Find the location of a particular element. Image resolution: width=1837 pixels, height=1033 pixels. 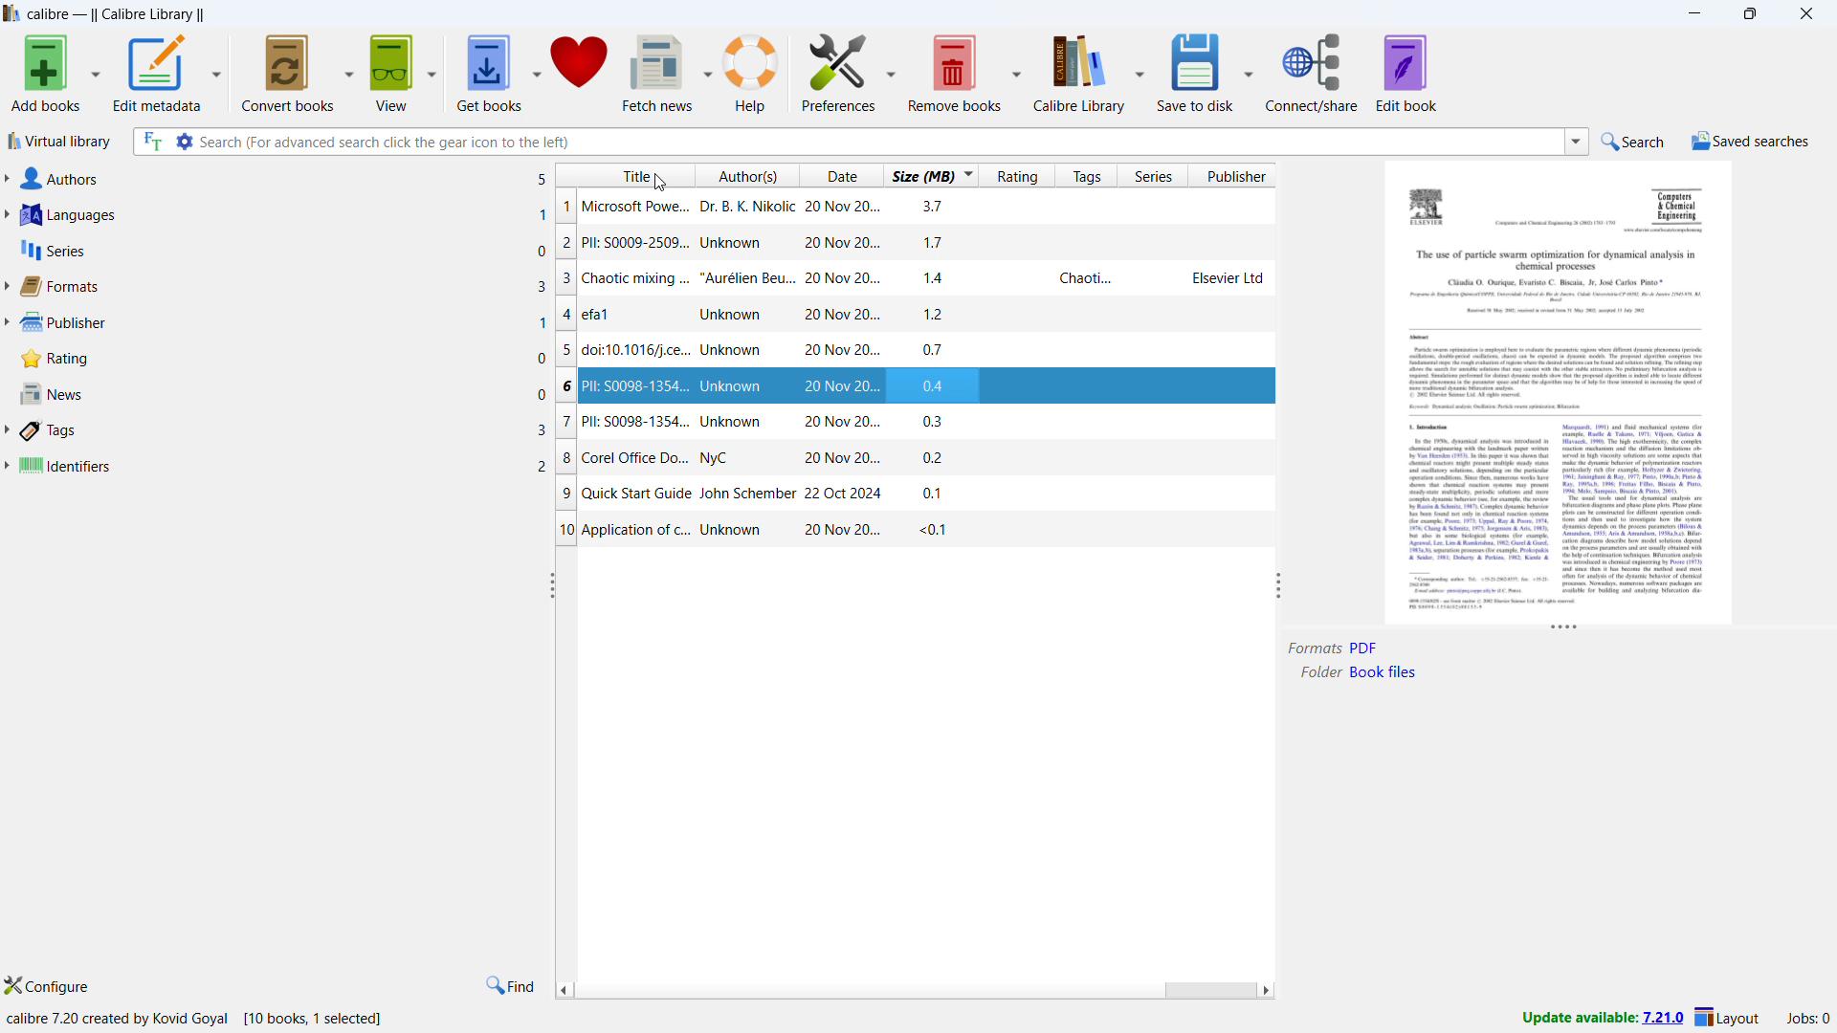

maximize is located at coordinates (1750, 12).